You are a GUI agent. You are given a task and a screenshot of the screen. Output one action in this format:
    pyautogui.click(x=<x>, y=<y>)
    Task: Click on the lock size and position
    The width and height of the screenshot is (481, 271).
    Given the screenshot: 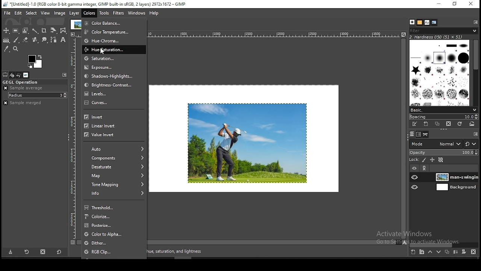 What is the action you would take?
    pyautogui.click(x=433, y=160)
    